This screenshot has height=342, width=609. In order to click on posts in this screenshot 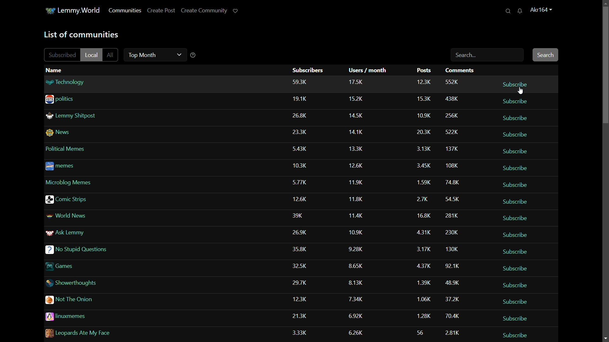, I will do `click(423, 265)`.